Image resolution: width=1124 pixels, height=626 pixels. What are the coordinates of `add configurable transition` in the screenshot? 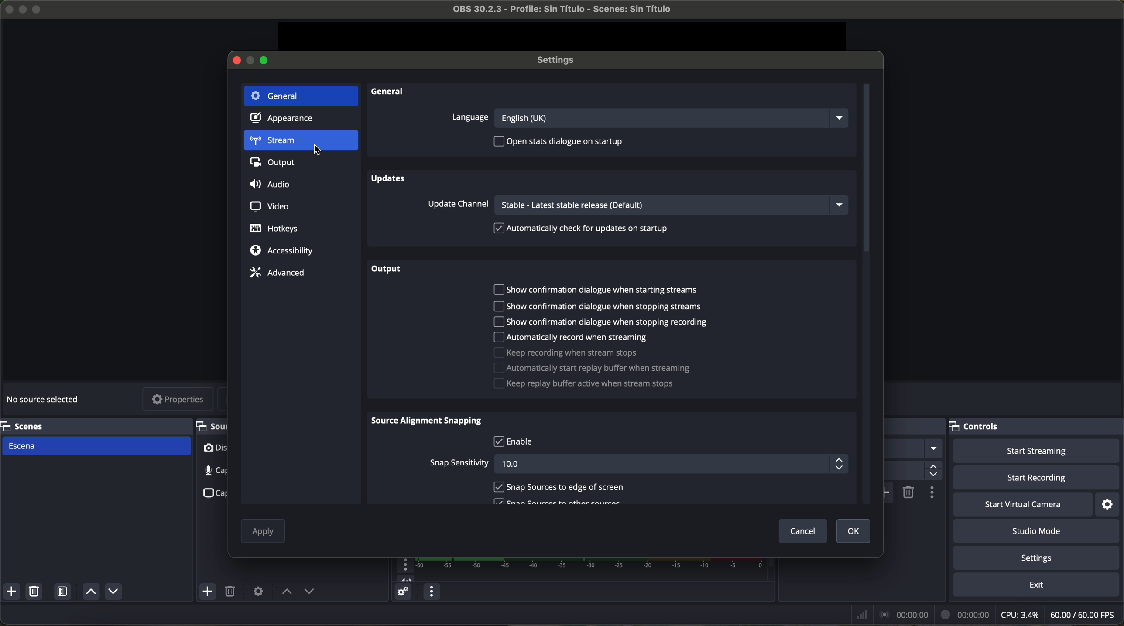 It's located at (889, 493).